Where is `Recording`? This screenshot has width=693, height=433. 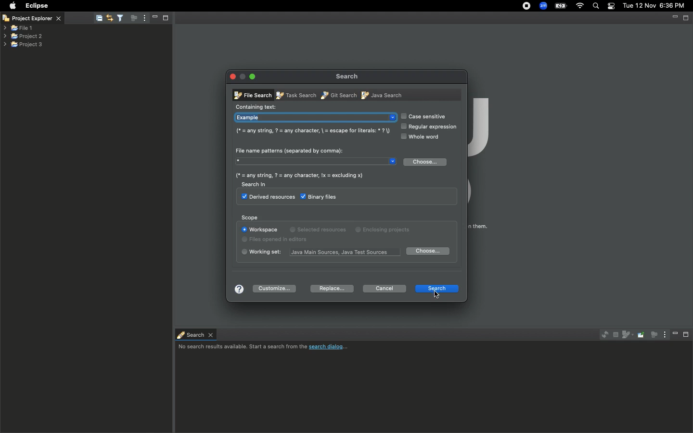
Recording is located at coordinates (527, 7).